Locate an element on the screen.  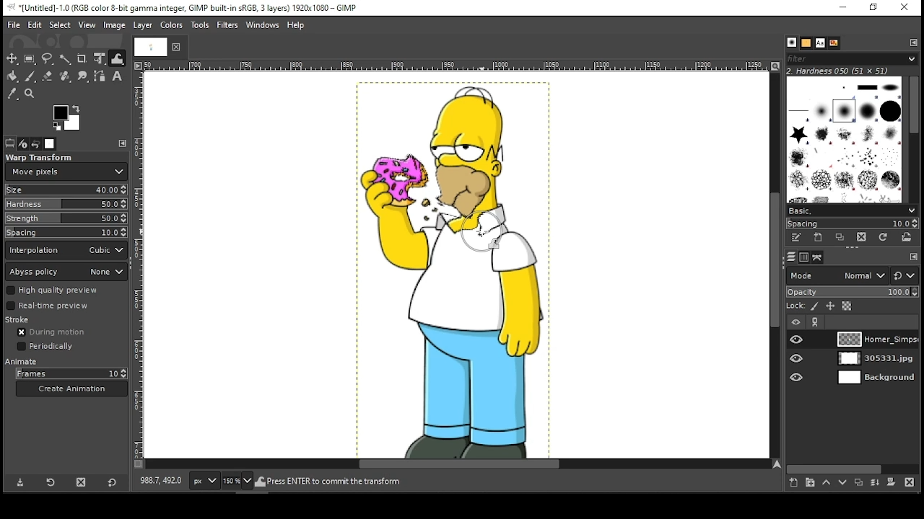
basic is located at coordinates (853, 211).